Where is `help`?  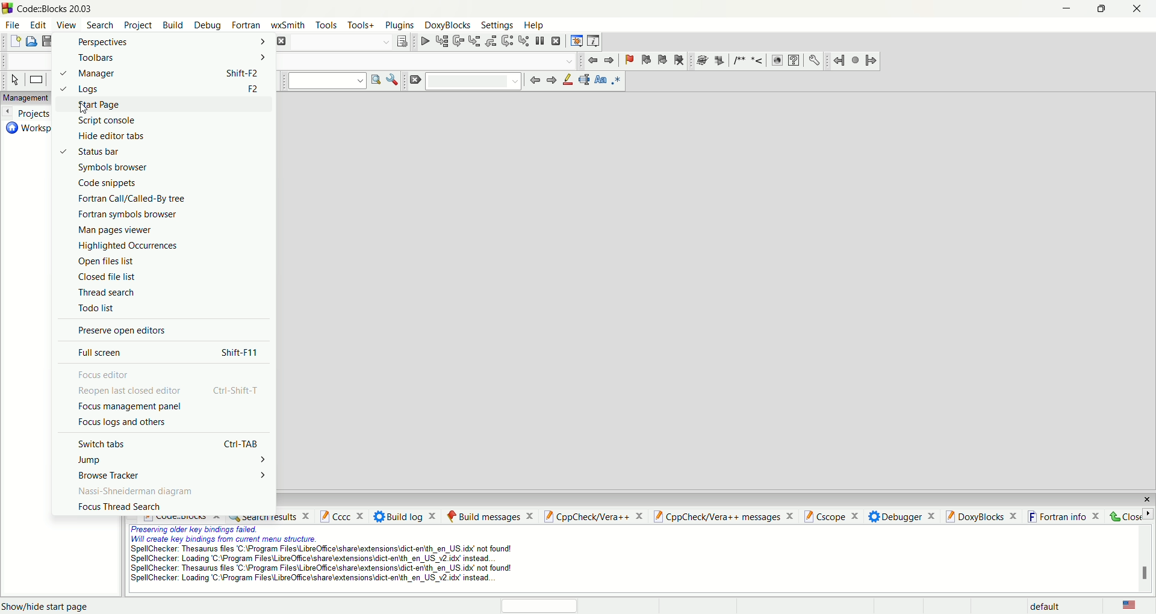 help is located at coordinates (794, 61).